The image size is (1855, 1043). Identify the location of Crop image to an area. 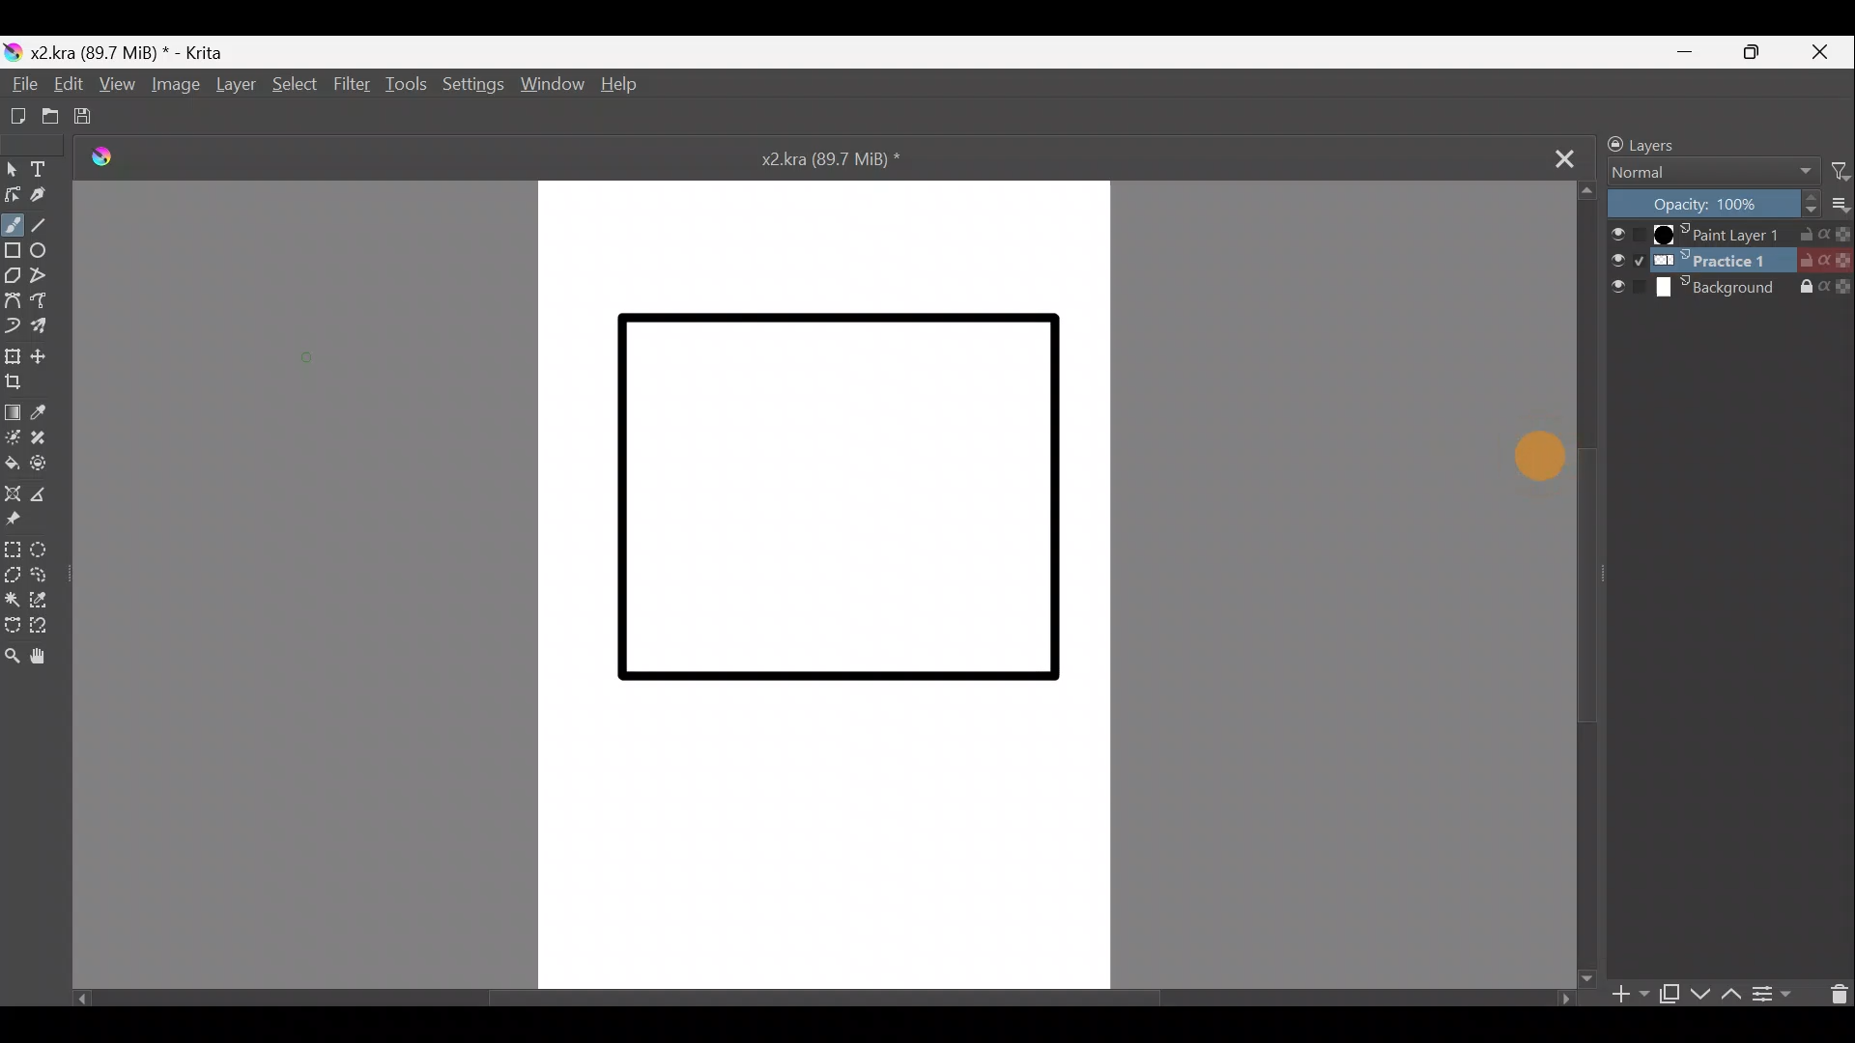
(23, 383).